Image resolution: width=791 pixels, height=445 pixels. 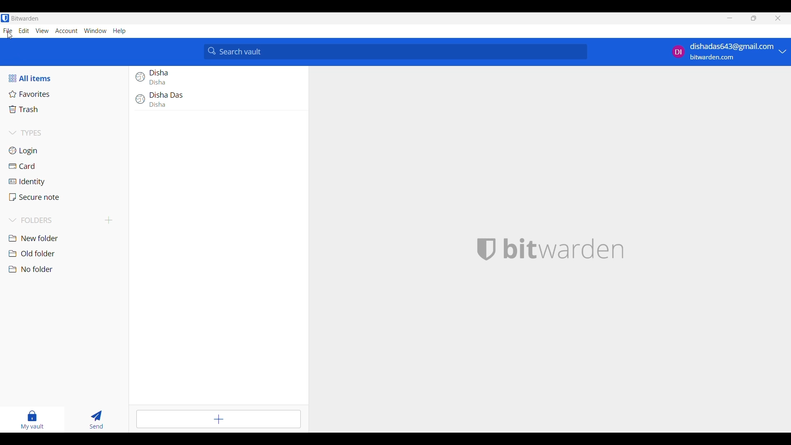 I want to click on Minimize, so click(x=730, y=18).